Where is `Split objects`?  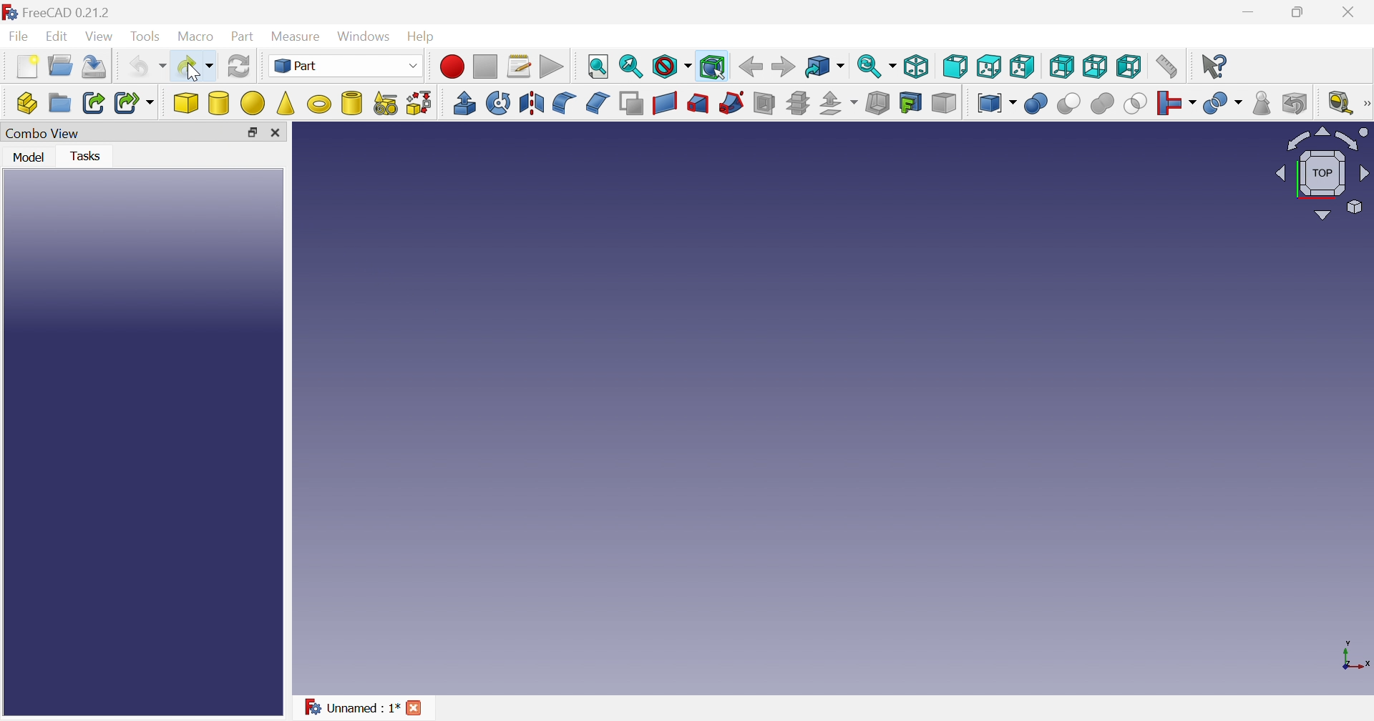
Split objects is located at coordinates (1222, 104).